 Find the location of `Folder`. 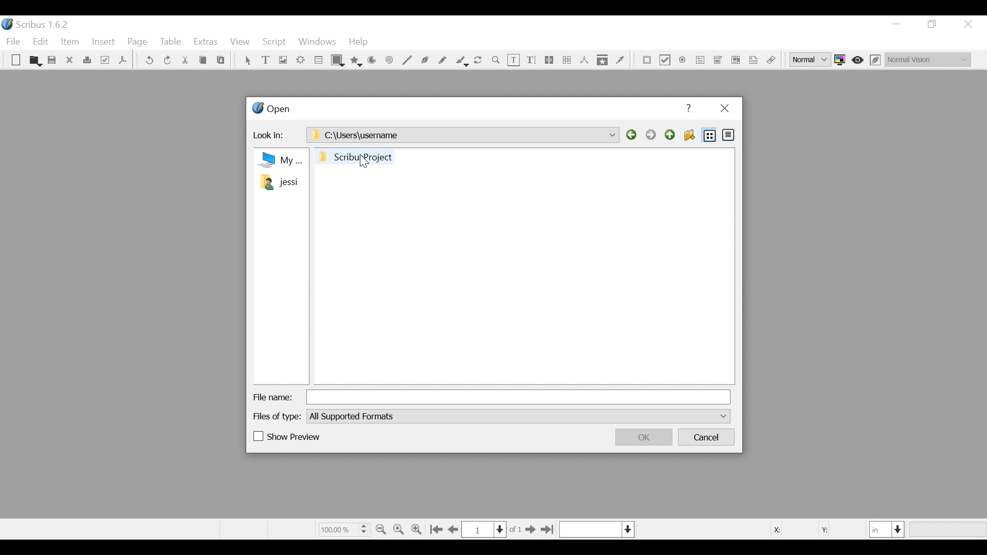

Folder is located at coordinates (354, 158).